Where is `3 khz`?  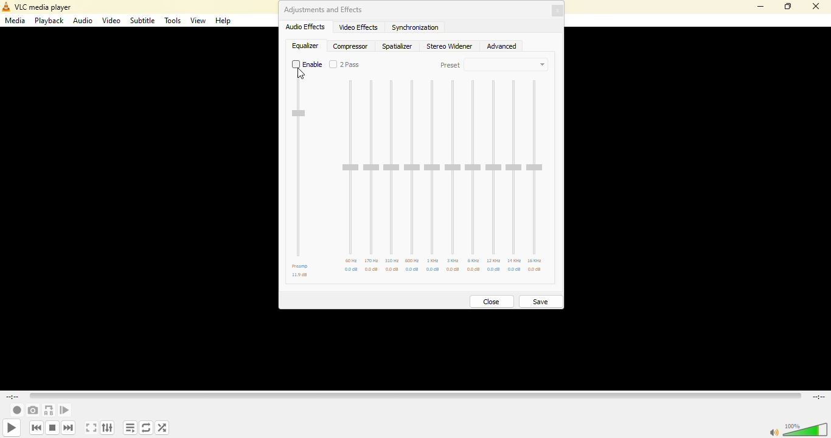 3 khz is located at coordinates (453, 260).